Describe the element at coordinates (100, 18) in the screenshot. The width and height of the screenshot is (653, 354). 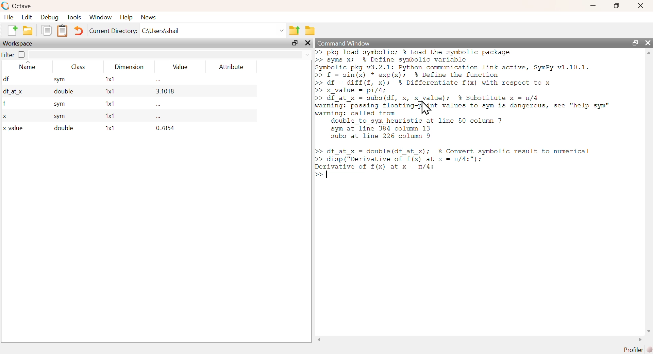
I see `‘Window` at that location.